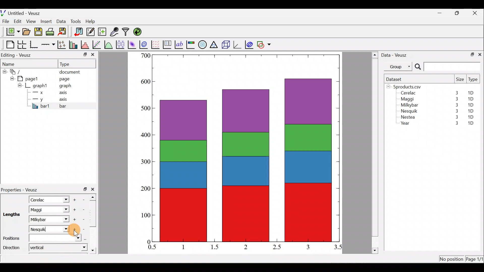 This screenshot has height=272, width=484. What do you see at coordinates (61, 21) in the screenshot?
I see `Data` at bounding box center [61, 21].